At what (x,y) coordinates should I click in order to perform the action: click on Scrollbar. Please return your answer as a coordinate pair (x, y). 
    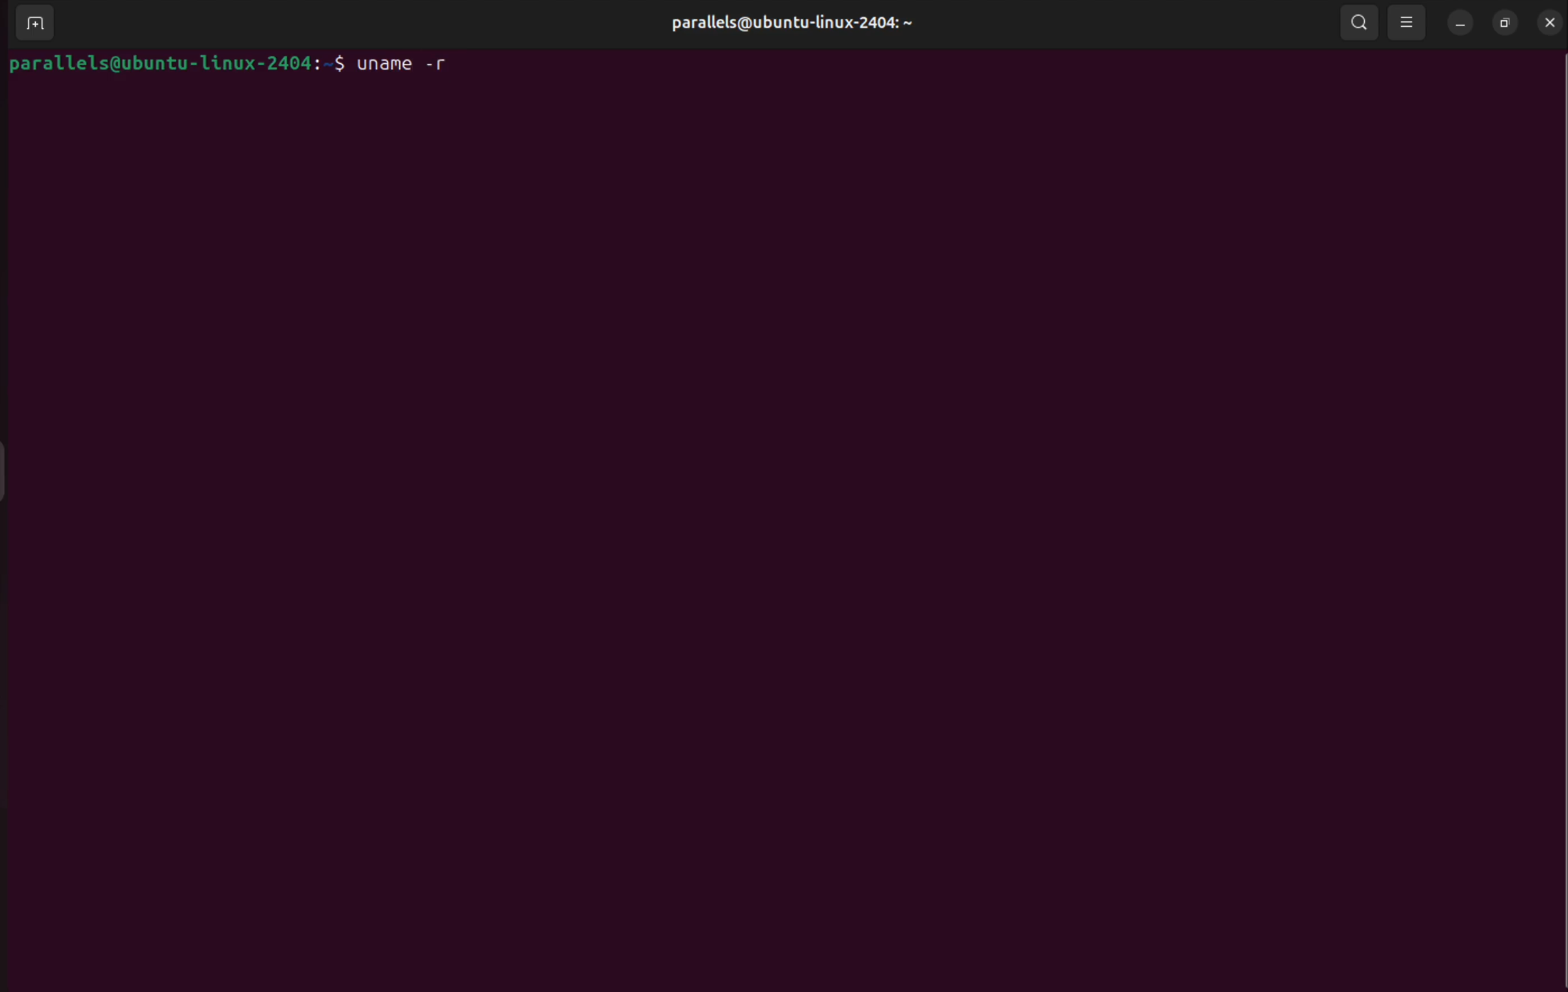
    Looking at the image, I should click on (1558, 518).